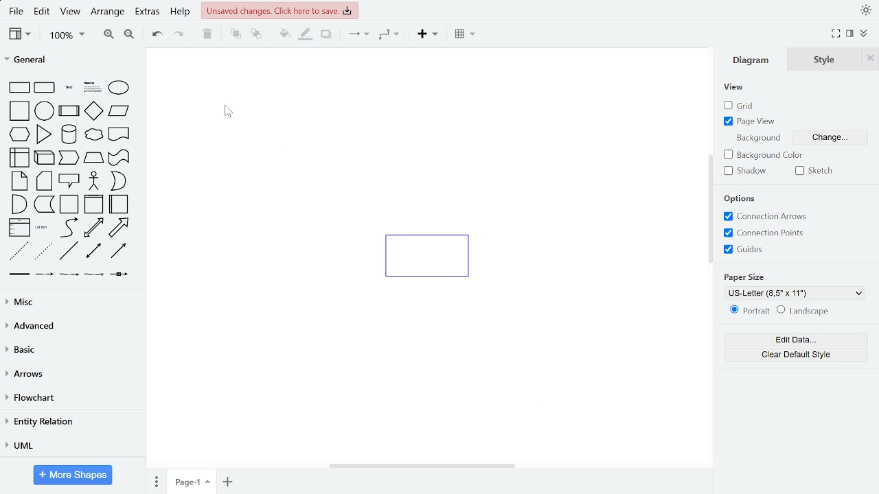 This screenshot has height=494, width=879. I want to click on style, so click(827, 59).